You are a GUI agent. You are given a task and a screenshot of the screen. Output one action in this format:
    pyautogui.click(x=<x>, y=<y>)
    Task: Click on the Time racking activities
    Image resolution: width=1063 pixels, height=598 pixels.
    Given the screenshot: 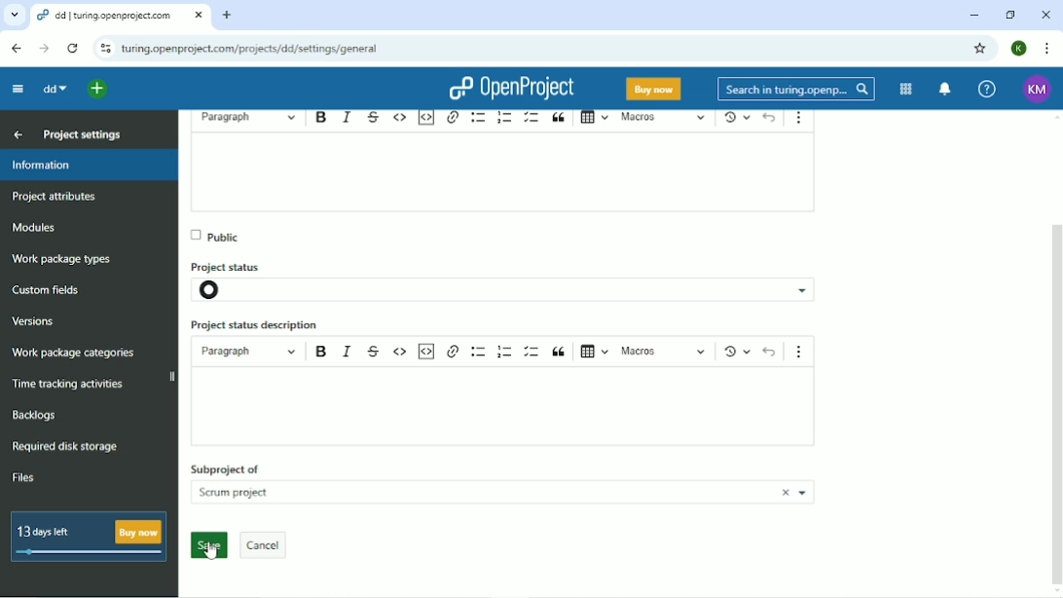 What is the action you would take?
    pyautogui.click(x=70, y=385)
    